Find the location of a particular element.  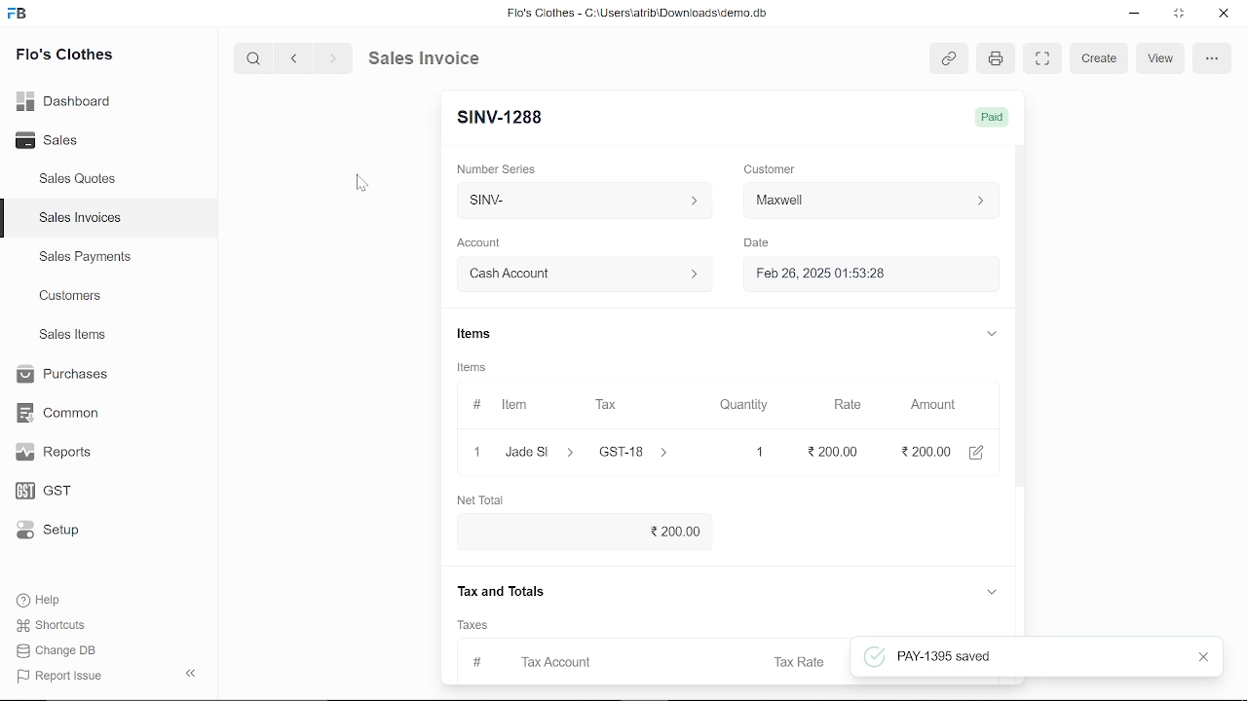

Sales Items is located at coordinates (72, 337).